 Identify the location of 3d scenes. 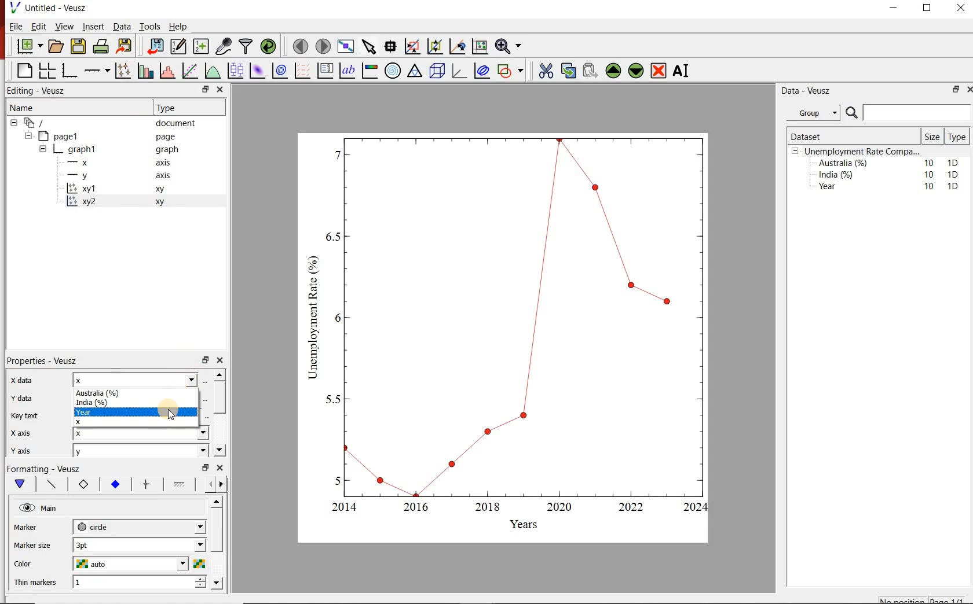
(436, 70).